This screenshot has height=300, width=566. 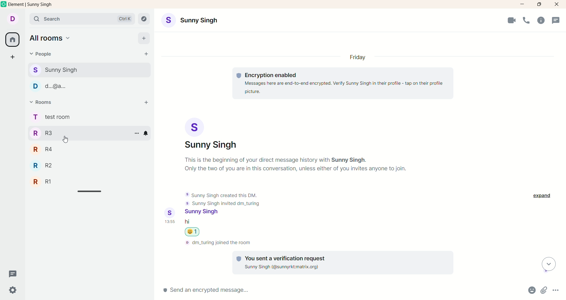 I want to click on account, so click(x=195, y=213).